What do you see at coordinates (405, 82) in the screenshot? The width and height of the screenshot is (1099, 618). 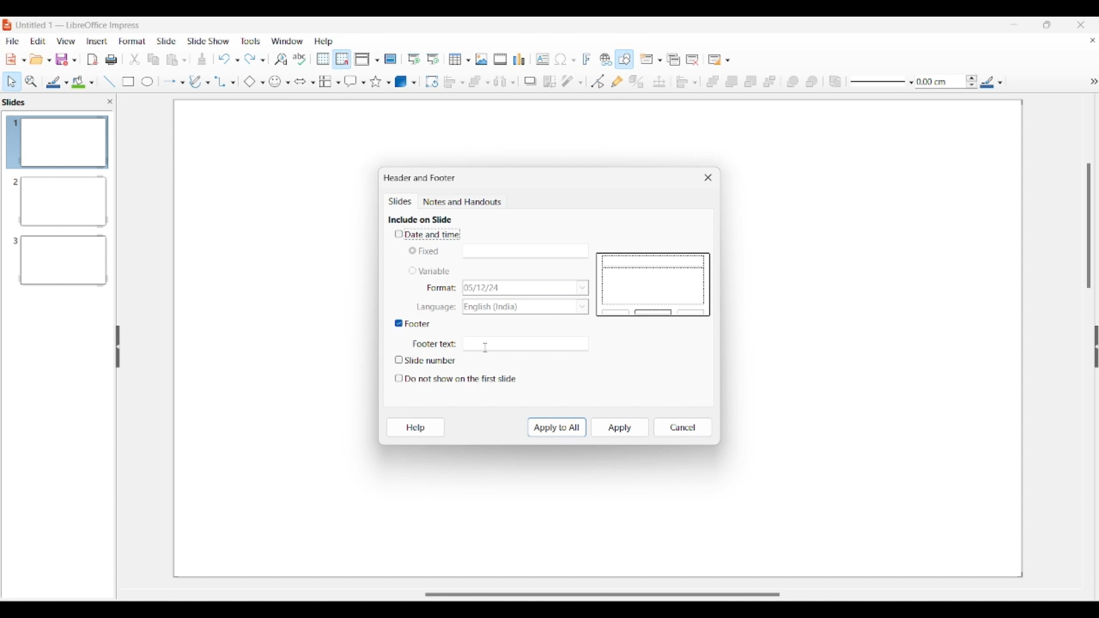 I see `3D object options` at bounding box center [405, 82].